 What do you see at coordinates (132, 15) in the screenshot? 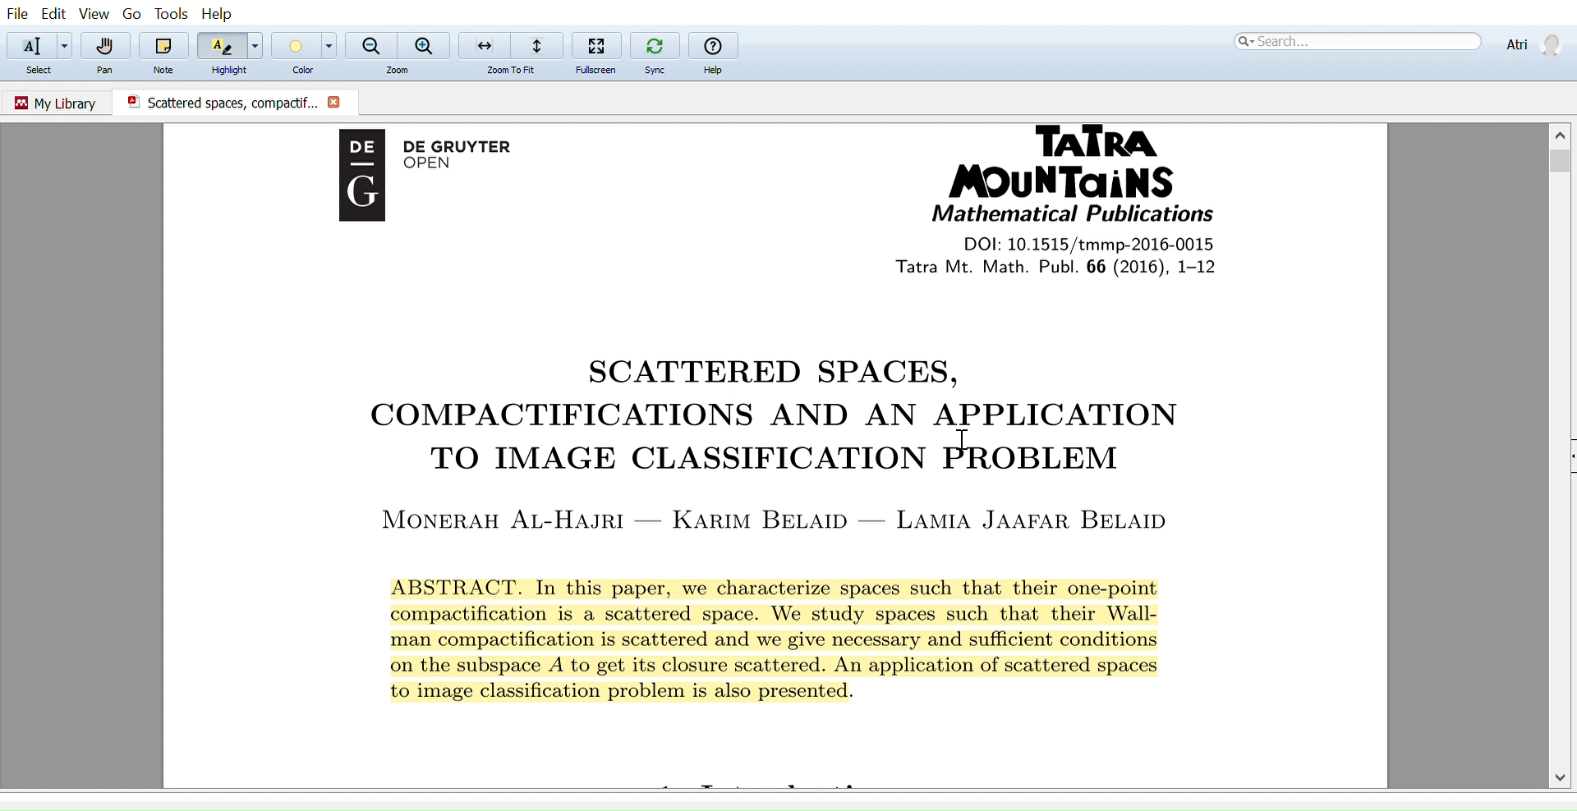
I see `go` at bounding box center [132, 15].